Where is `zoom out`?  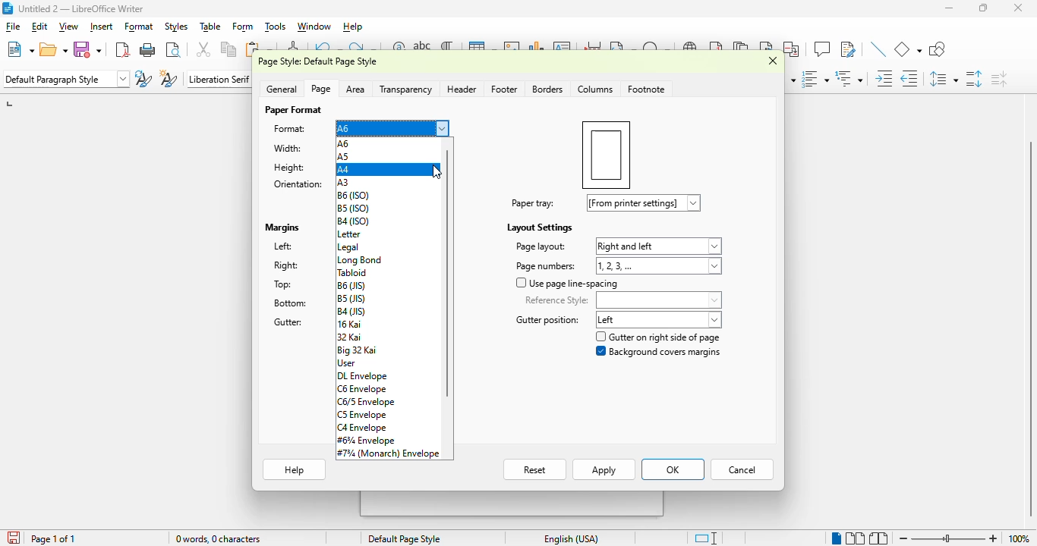 zoom out is located at coordinates (904, 538).